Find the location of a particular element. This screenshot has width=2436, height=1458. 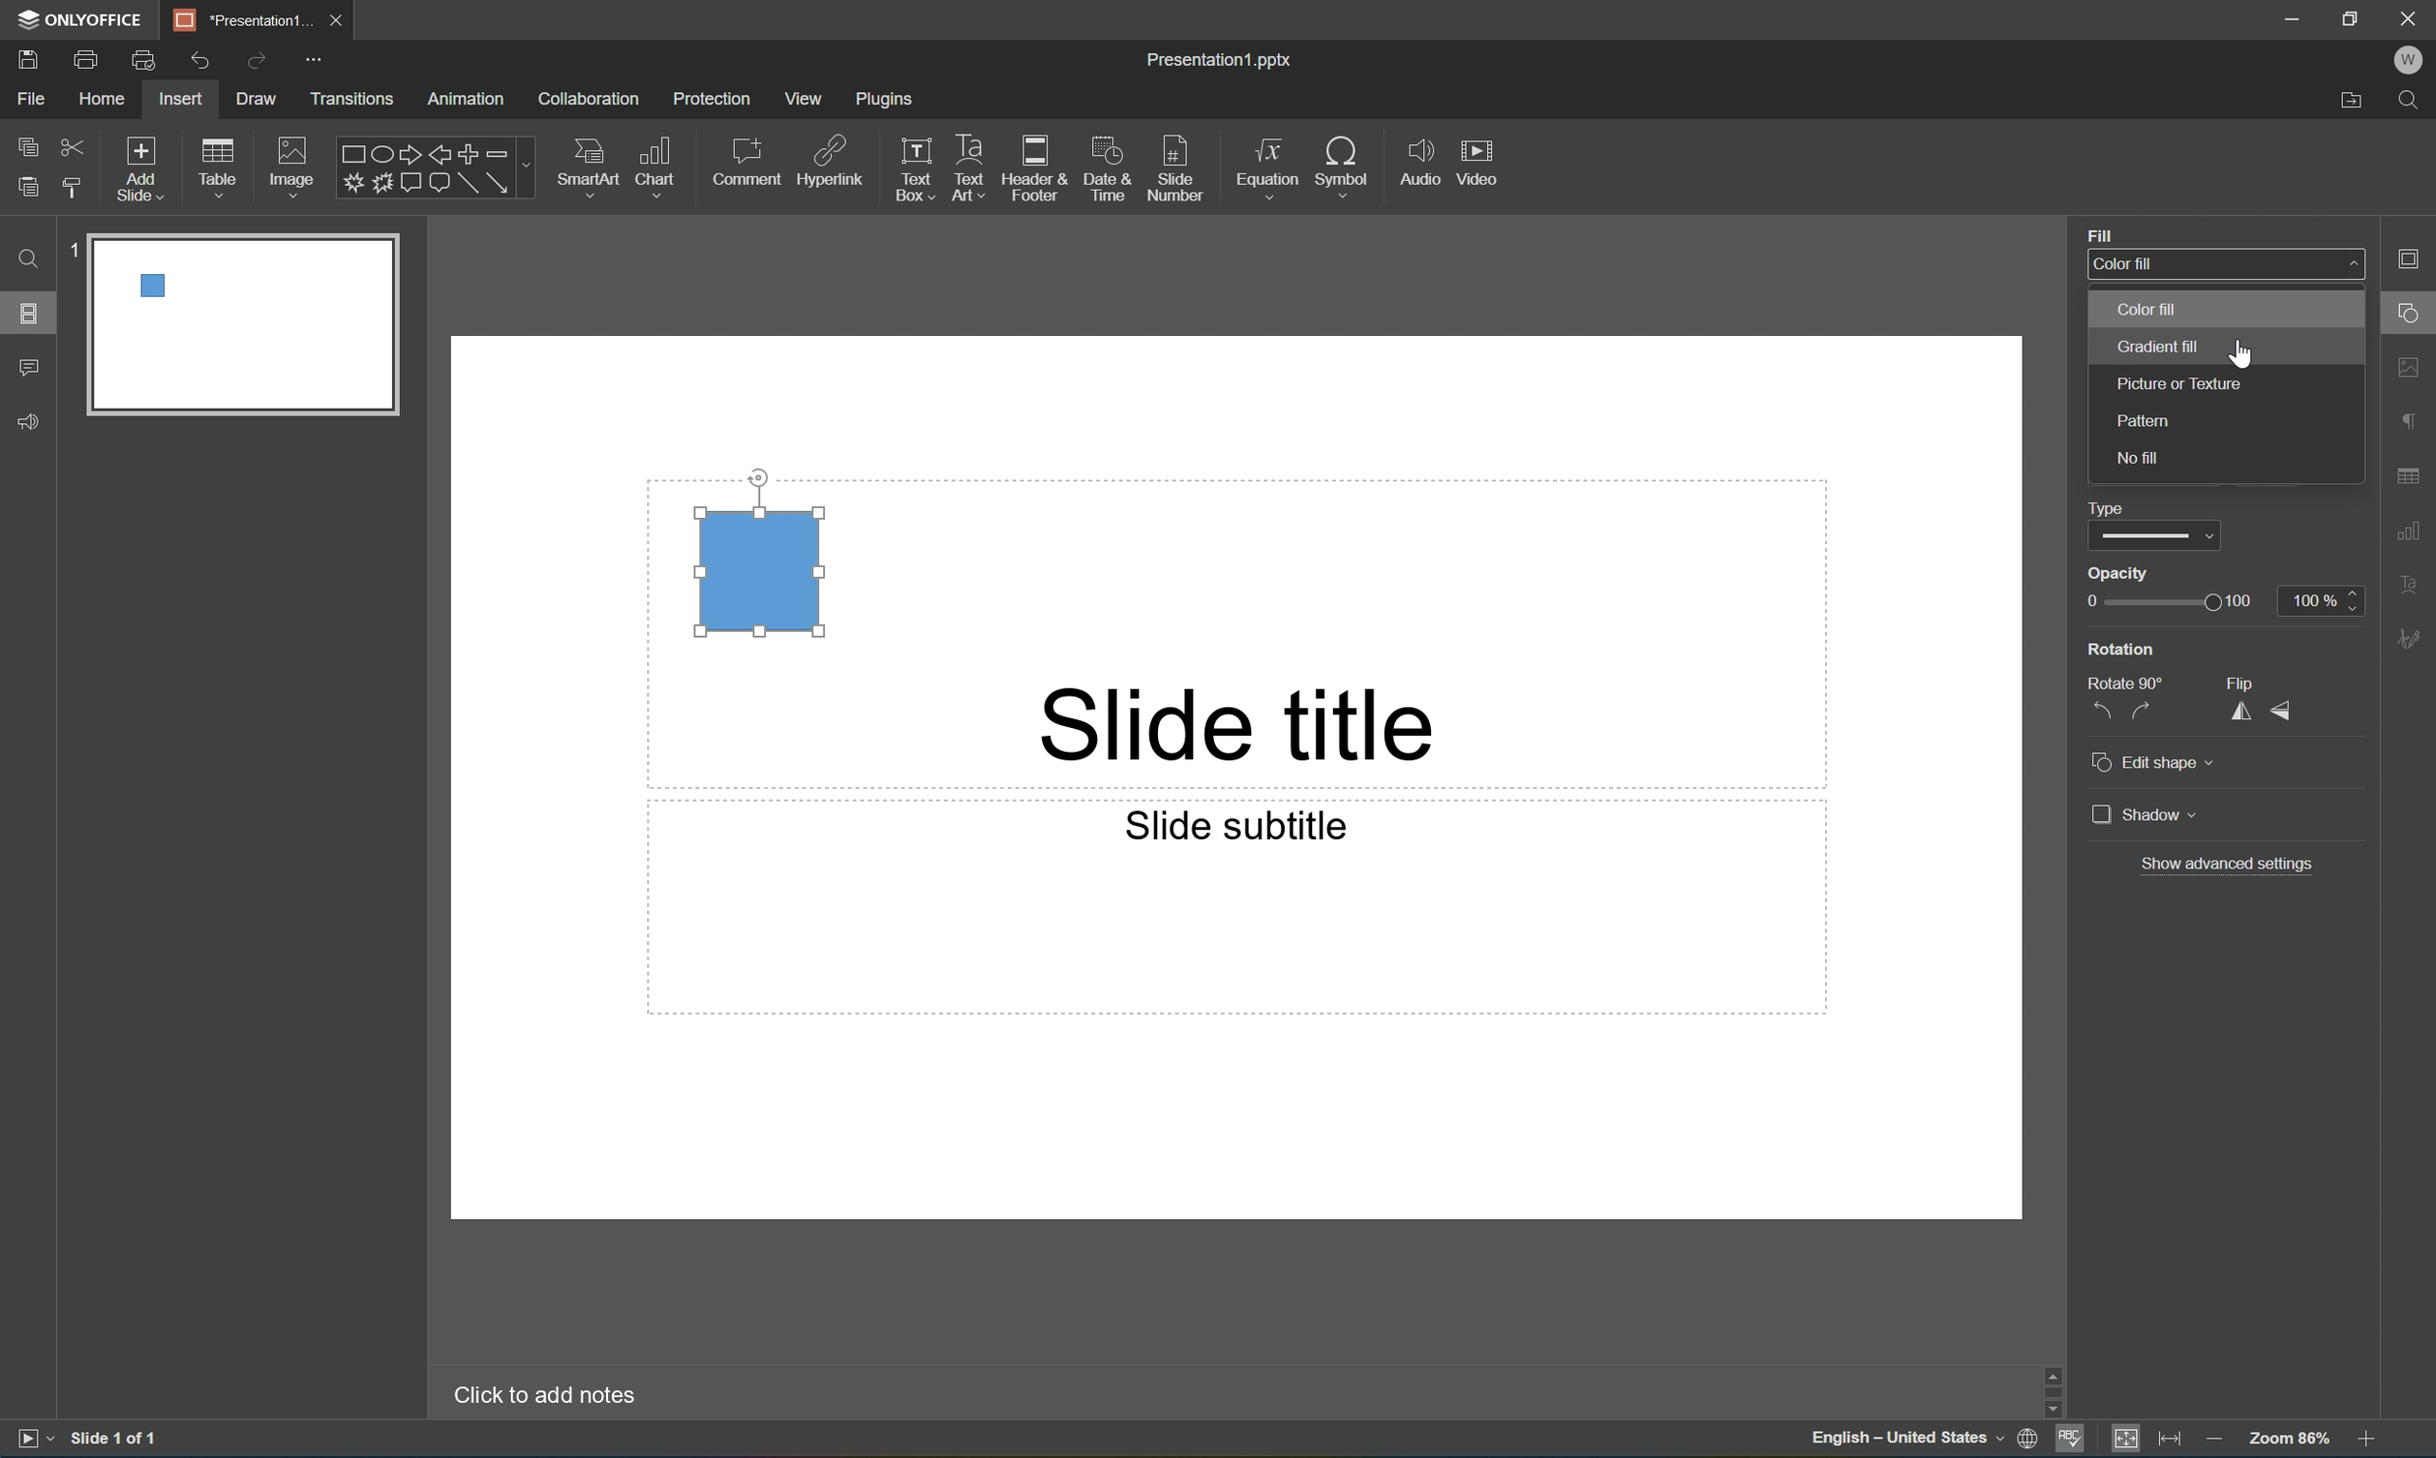

Signature settings is located at coordinates (2413, 640).